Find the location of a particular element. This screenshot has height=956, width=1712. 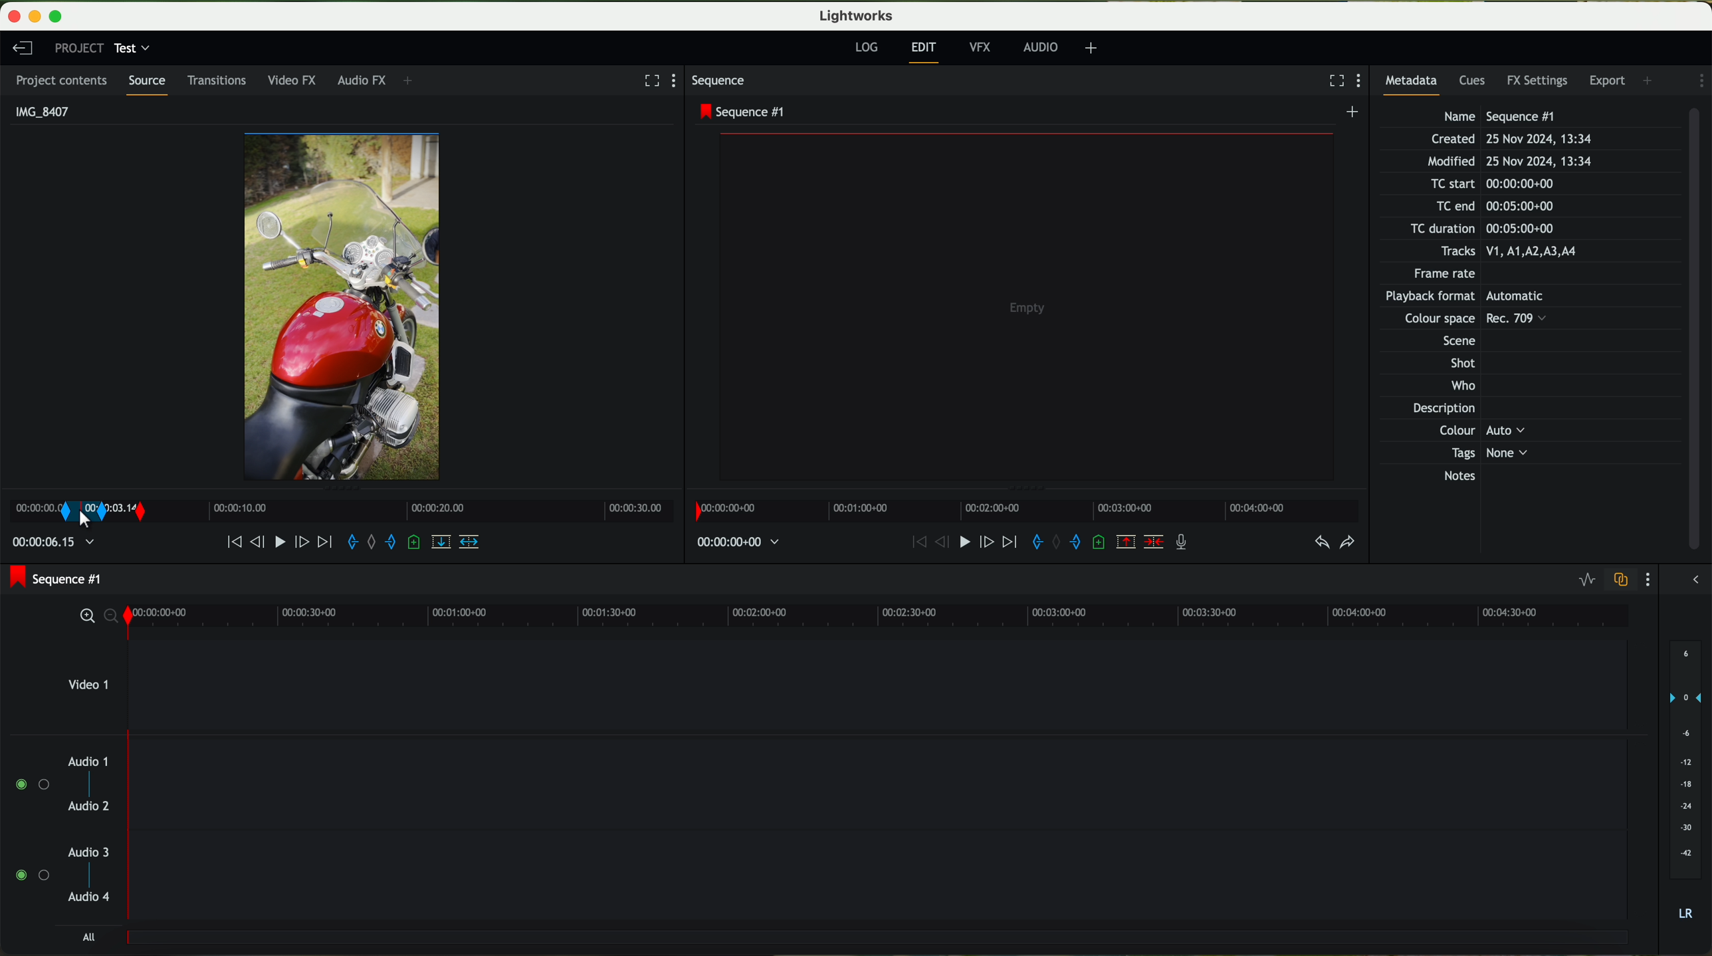

 is located at coordinates (1477, 297).